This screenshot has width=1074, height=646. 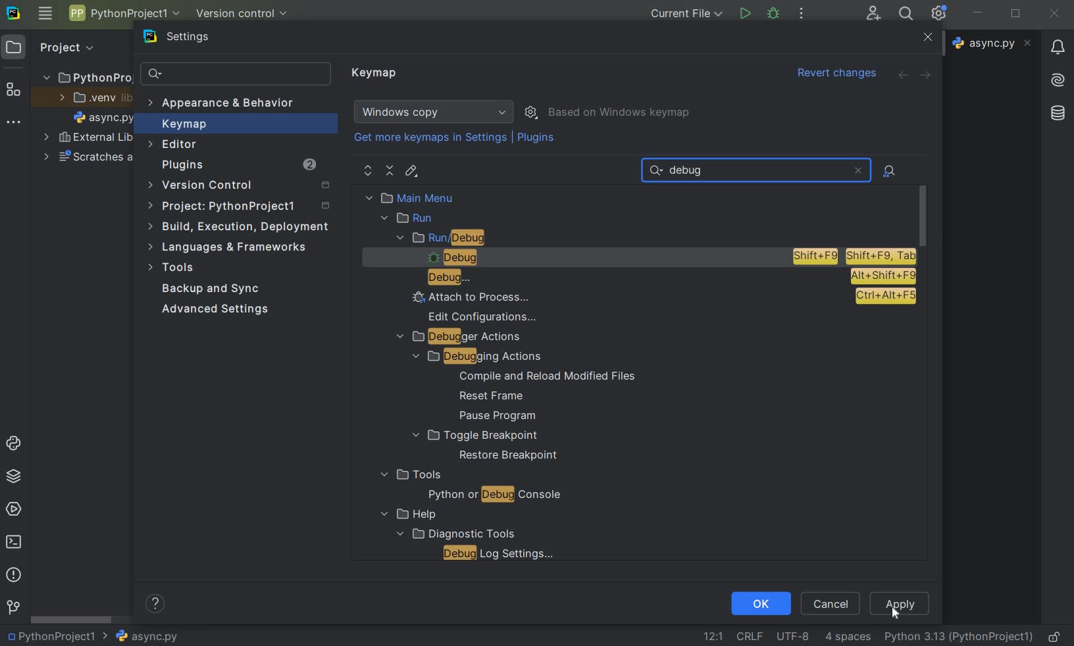 What do you see at coordinates (959, 636) in the screenshot?
I see `current interpreter` at bounding box center [959, 636].